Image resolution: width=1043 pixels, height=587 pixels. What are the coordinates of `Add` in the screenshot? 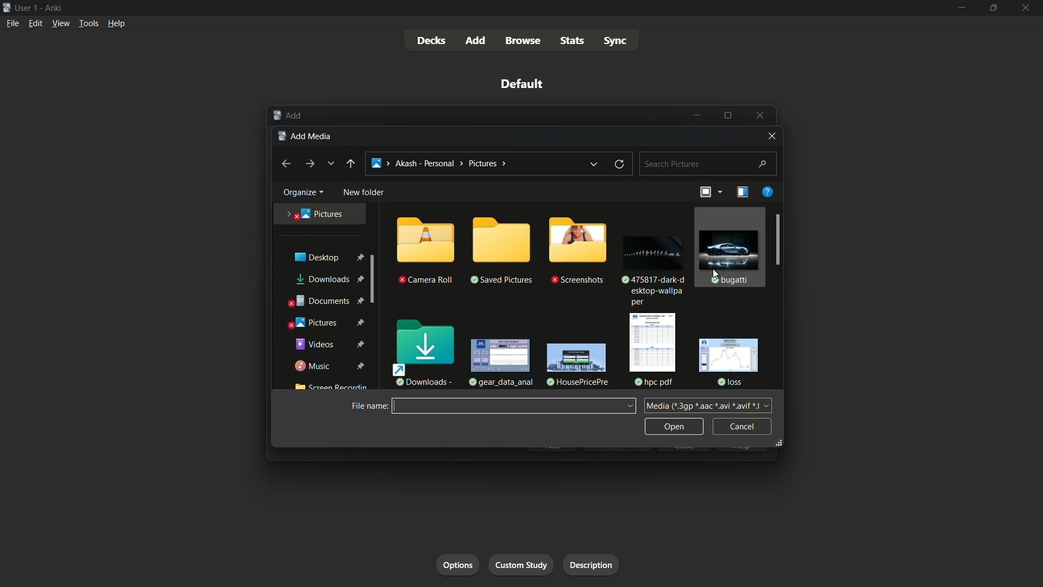 It's located at (286, 115).